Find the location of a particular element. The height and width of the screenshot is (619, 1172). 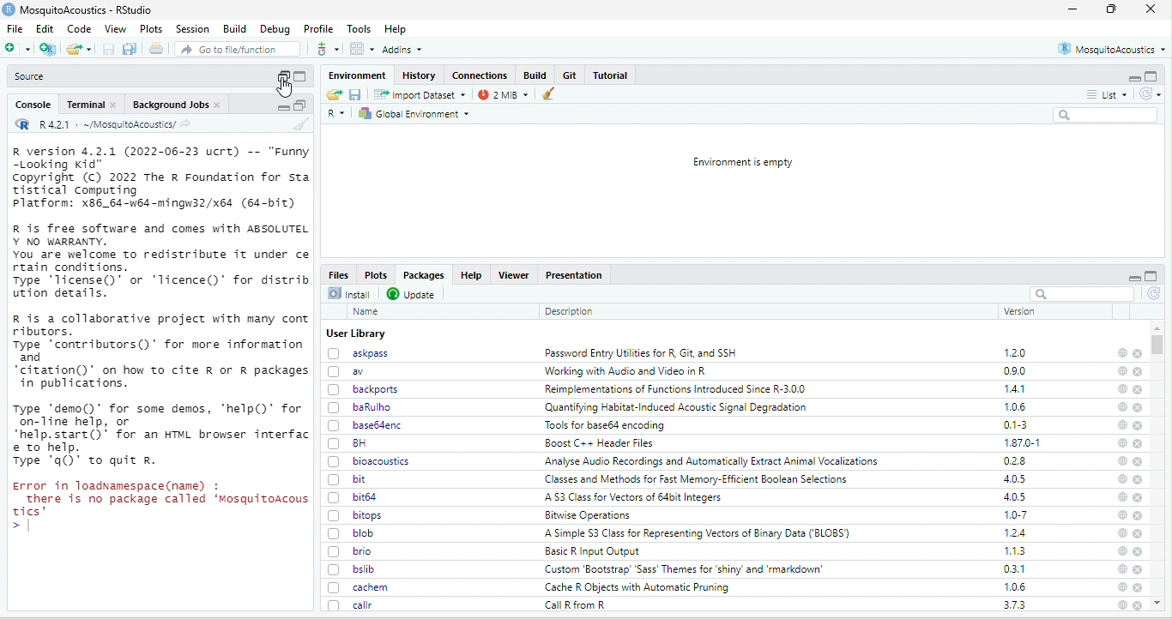

maximize is located at coordinates (1151, 76).